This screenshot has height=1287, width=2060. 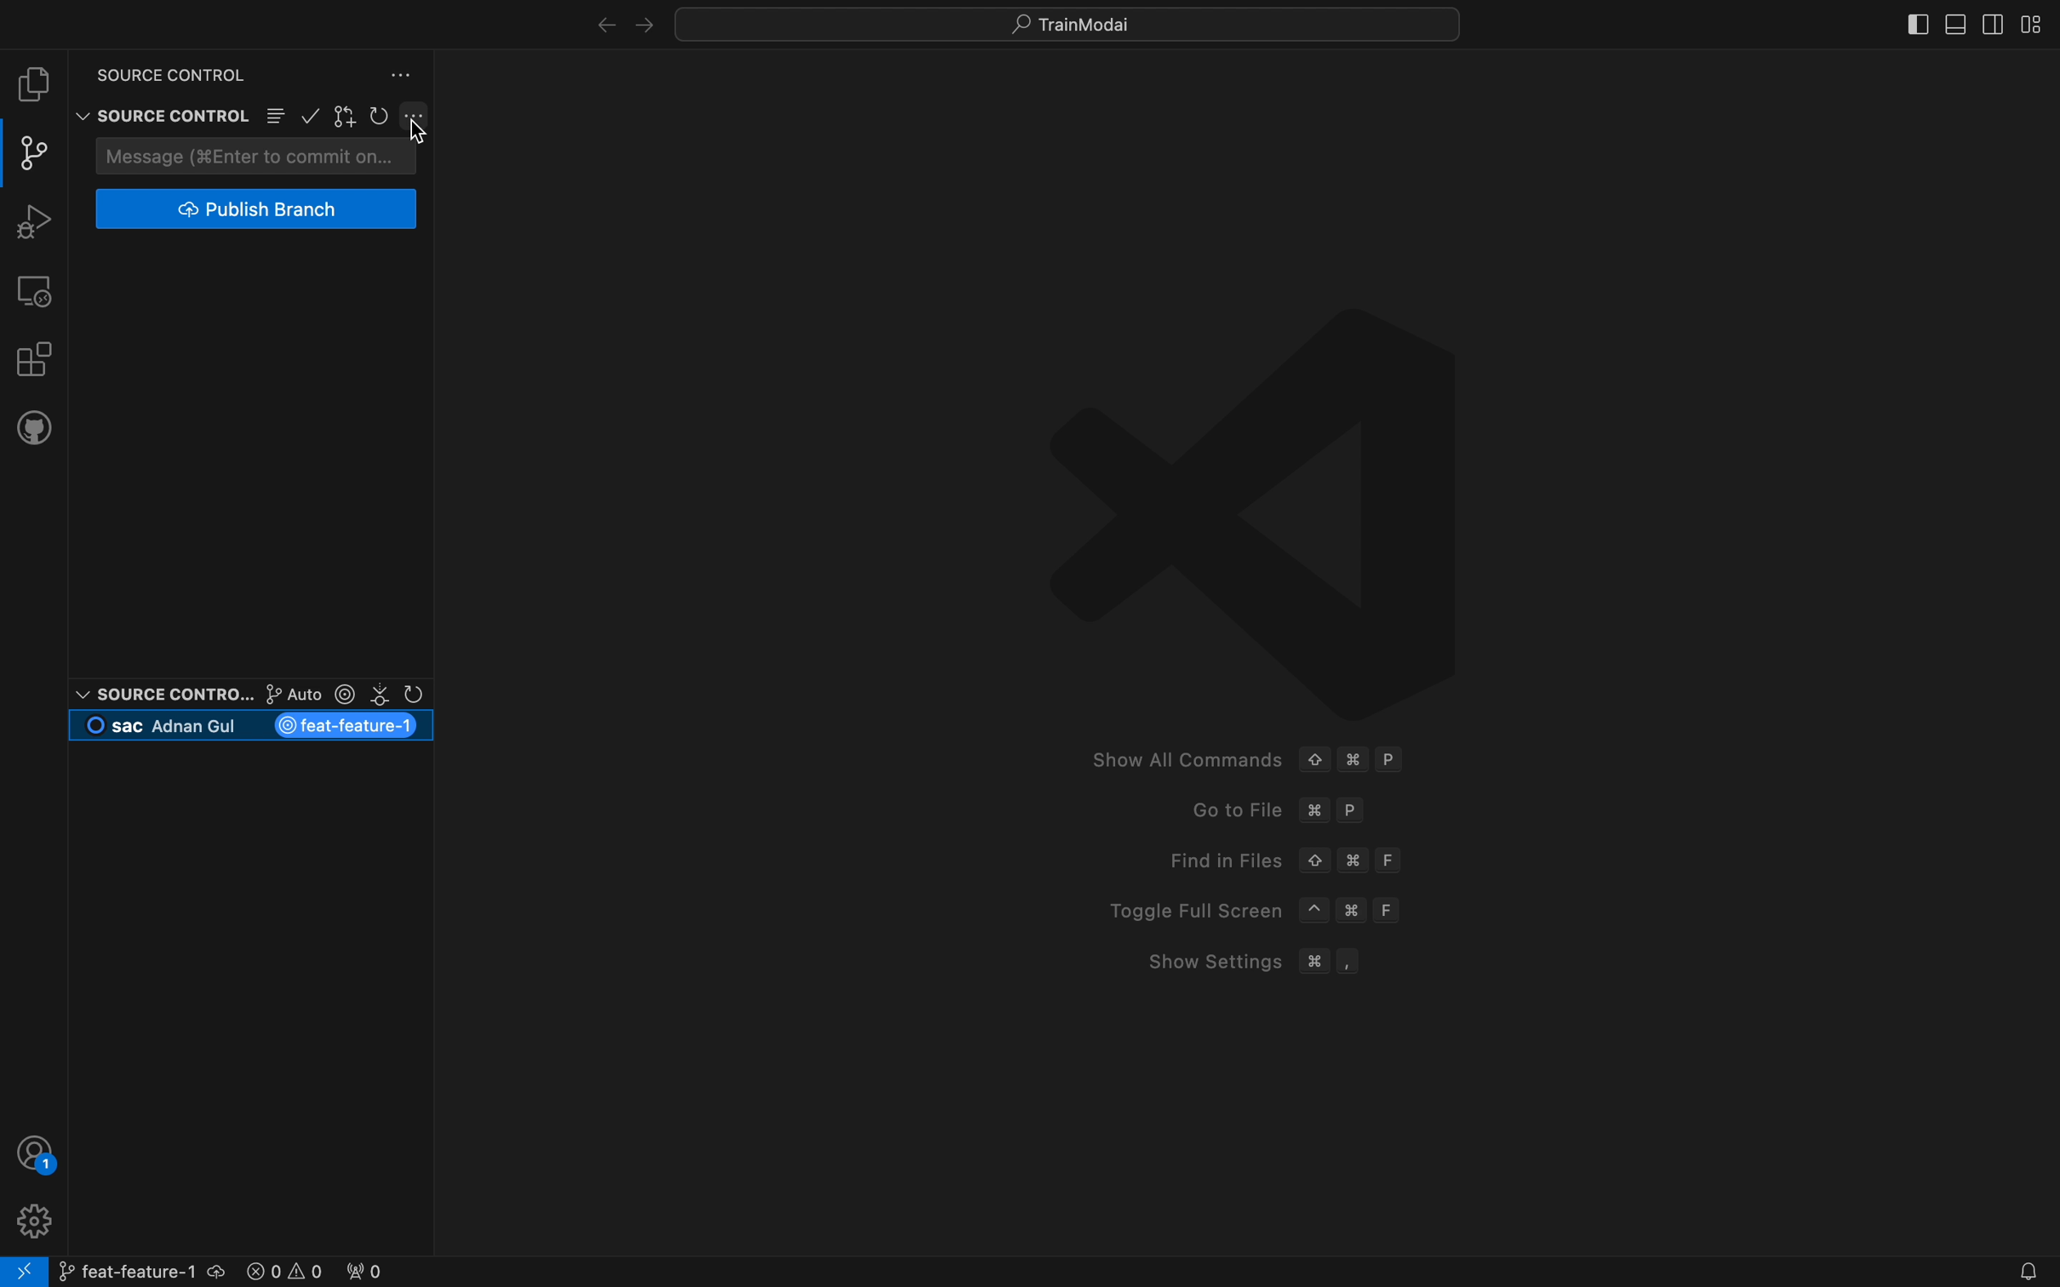 What do you see at coordinates (159, 99) in the screenshot?
I see `Source control` at bounding box center [159, 99].